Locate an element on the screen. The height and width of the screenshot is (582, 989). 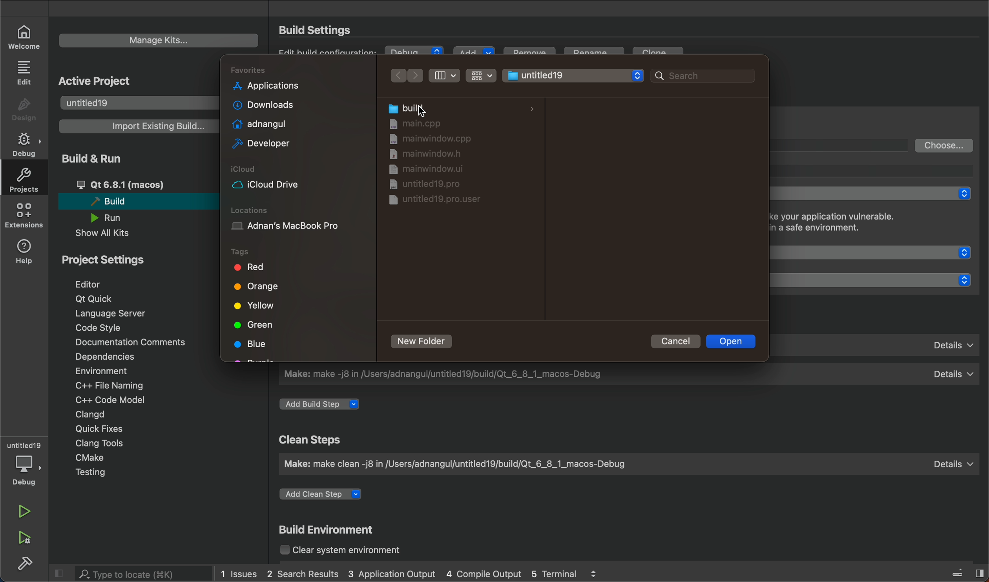
applications is located at coordinates (266, 86).